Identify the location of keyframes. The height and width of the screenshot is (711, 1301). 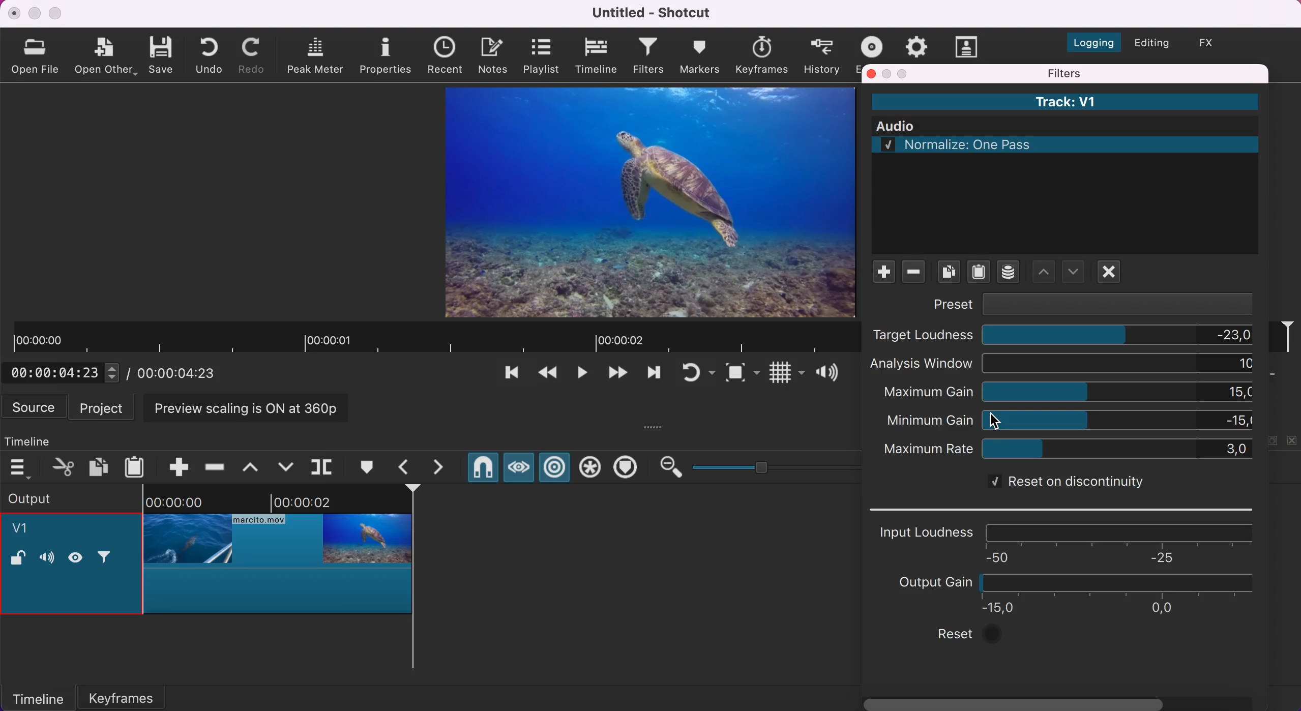
(134, 695).